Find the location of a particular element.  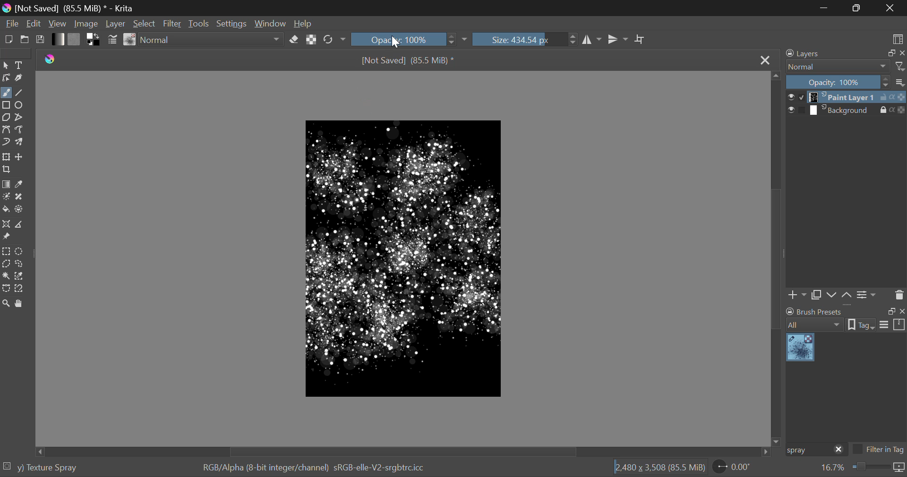

Freehand Path Tool is located at coordinates (20, 129).